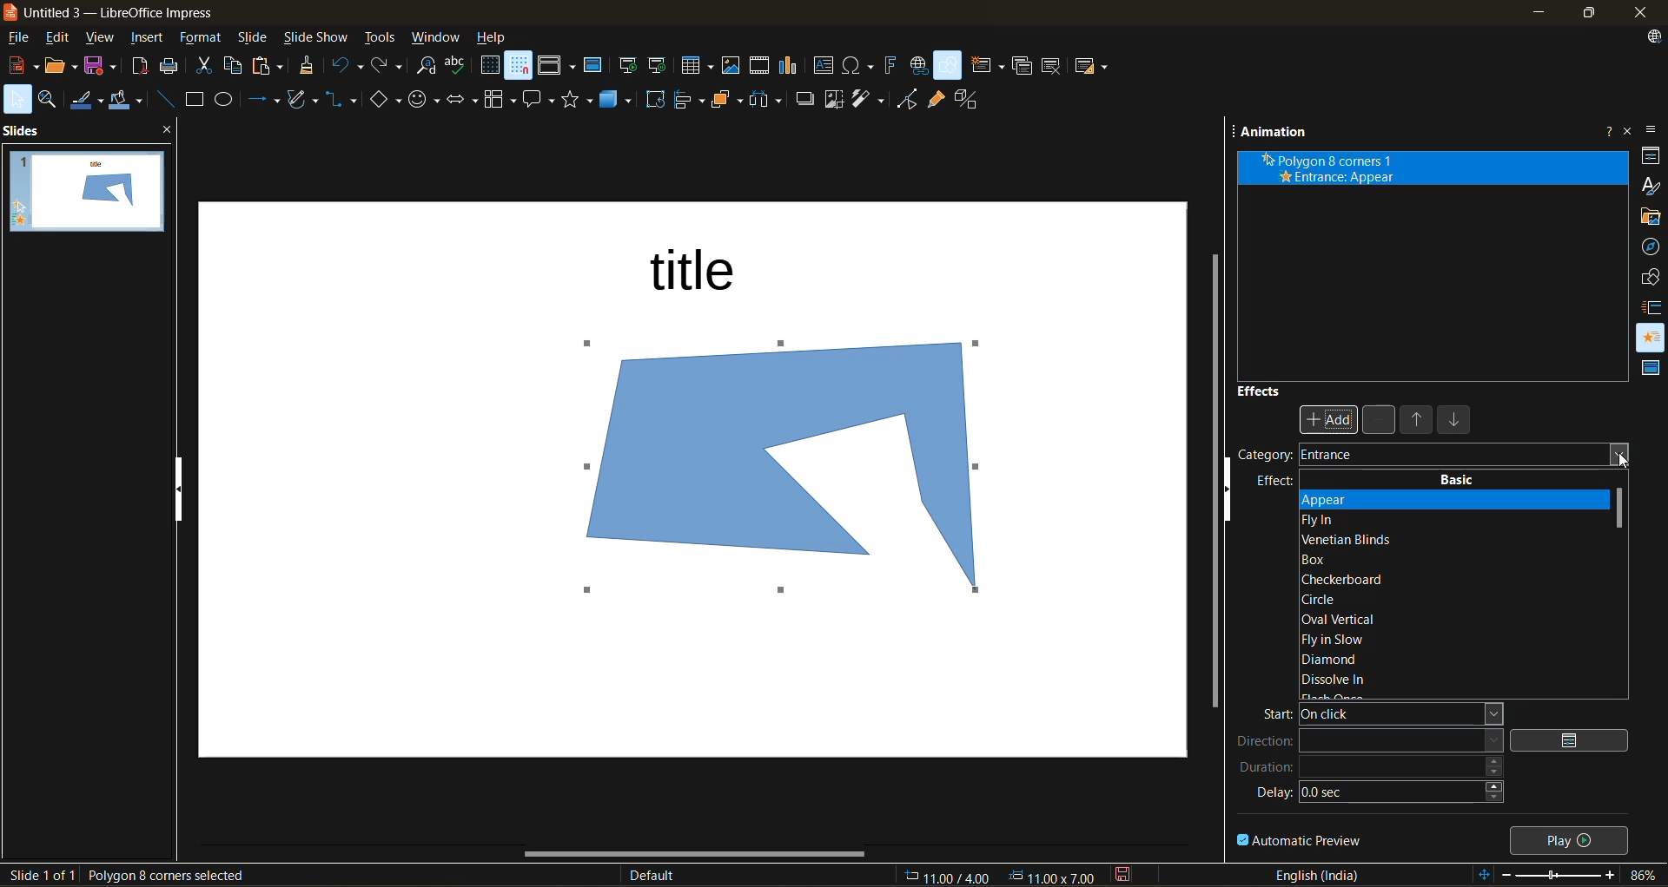  What do you see at coordinates (145, 38) in the screenshot?
I see `insert` at bounding box center [145, 38].